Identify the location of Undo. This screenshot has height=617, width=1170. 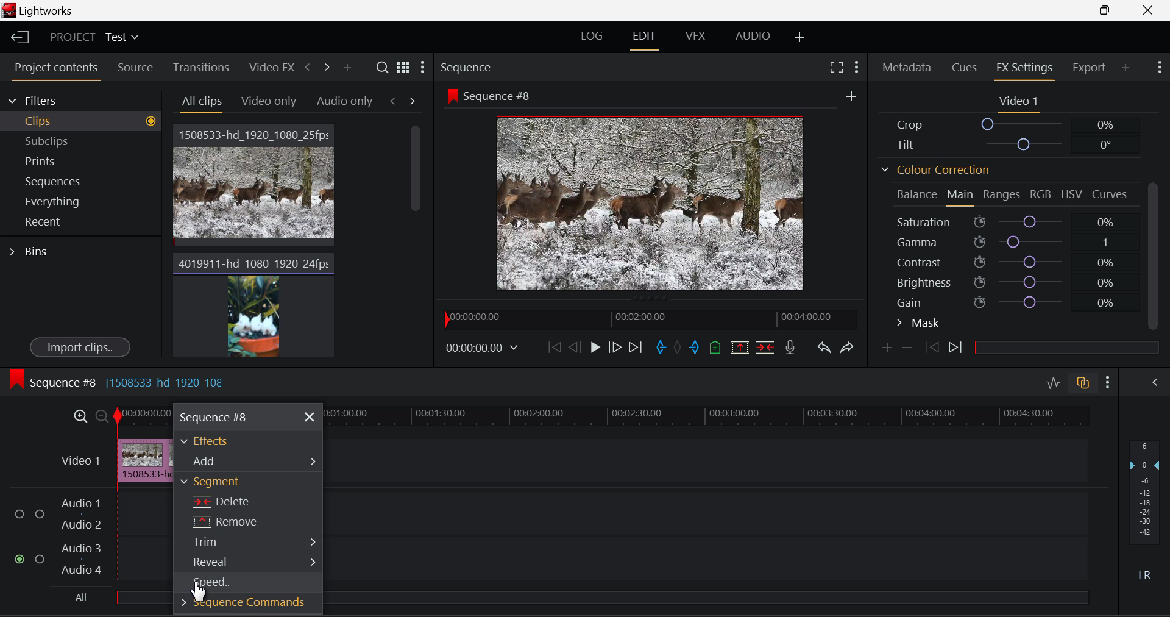
(823, 349).